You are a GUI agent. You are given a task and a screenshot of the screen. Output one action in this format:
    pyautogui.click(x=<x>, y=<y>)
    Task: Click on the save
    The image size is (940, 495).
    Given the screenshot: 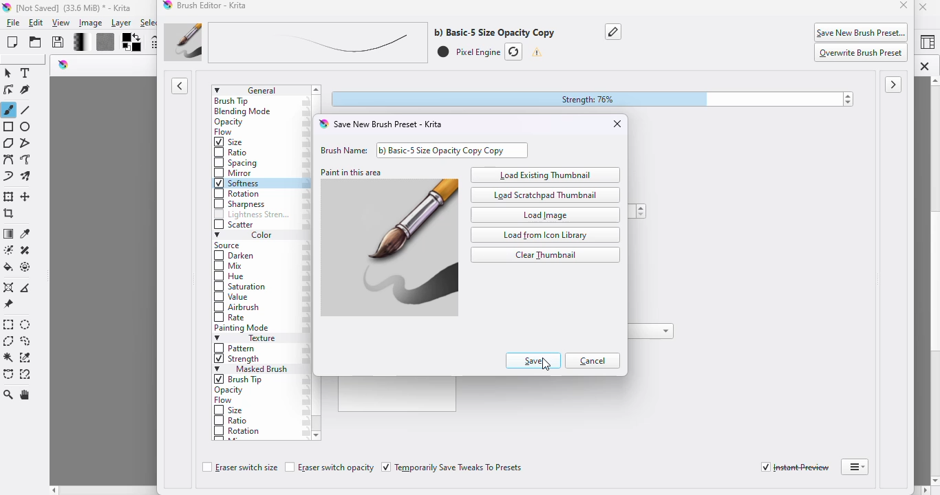 What is the action you would take?
    pyautogui.click(x=532, y=361)
    